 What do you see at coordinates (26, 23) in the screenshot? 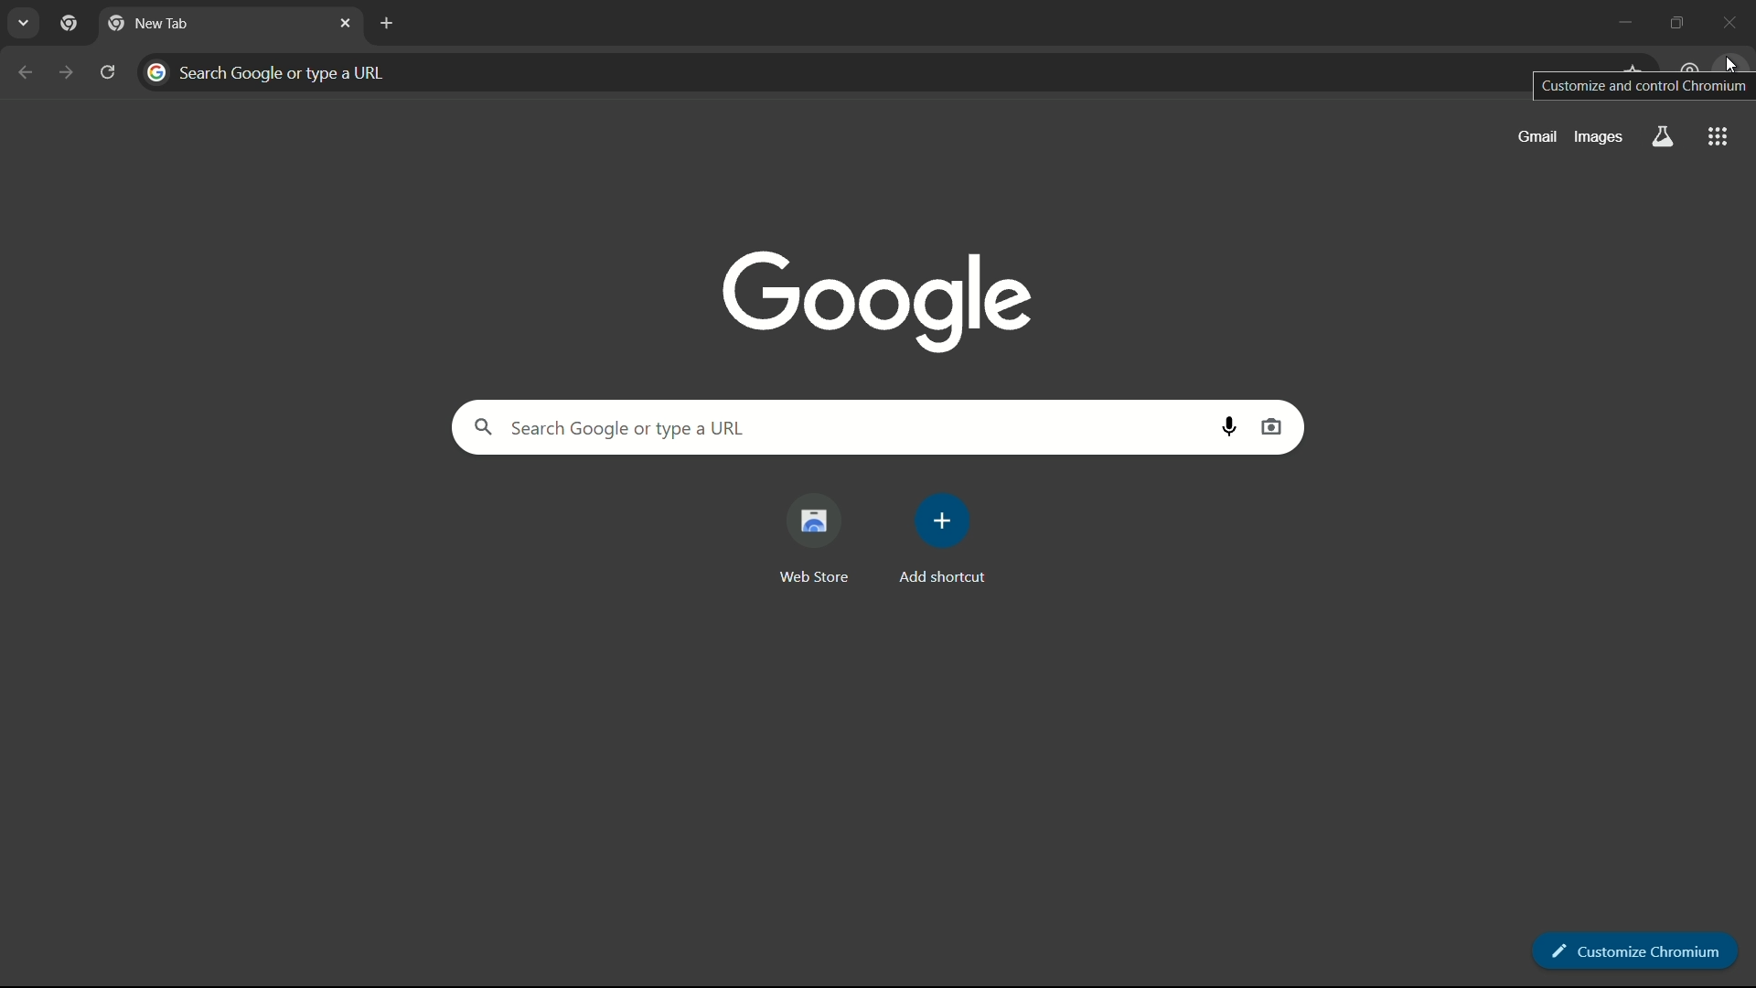
I see `tabs` at bounding box center [26, 23].